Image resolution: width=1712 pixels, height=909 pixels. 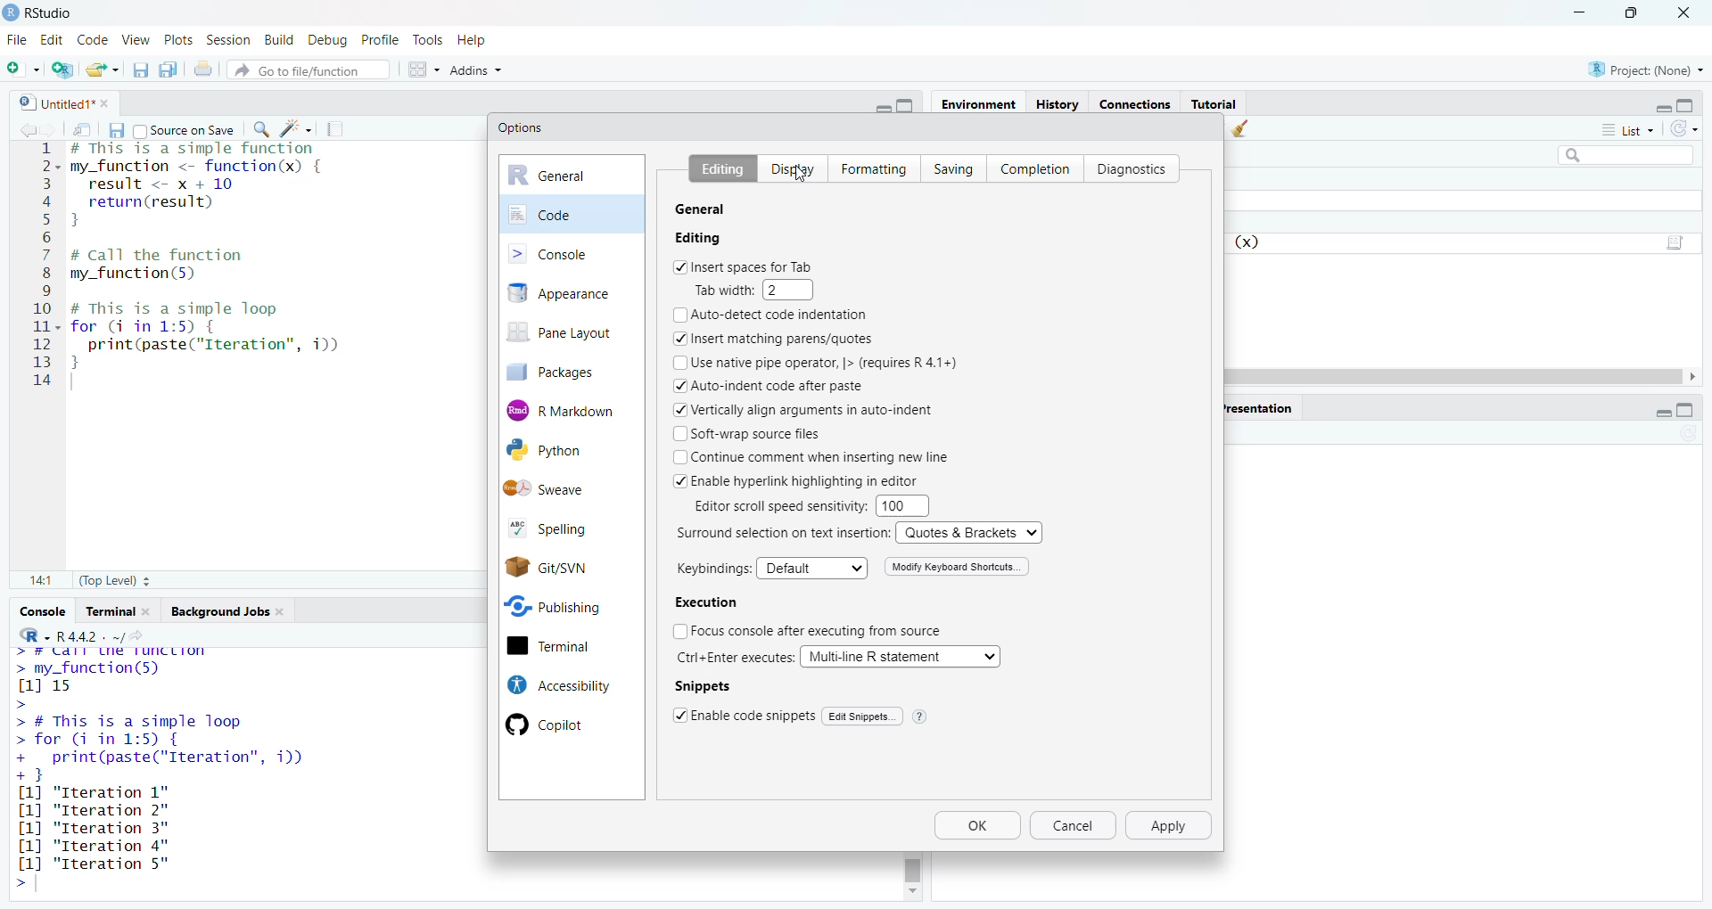 I want to click on apply, so click(x=1172, y=826).